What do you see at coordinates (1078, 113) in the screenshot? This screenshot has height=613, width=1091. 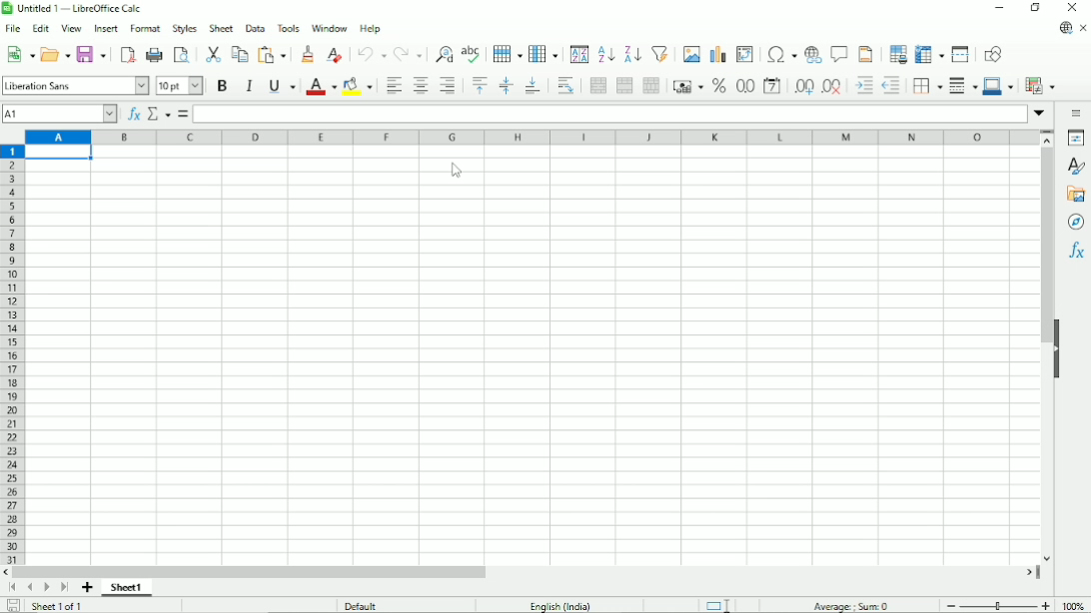 I see `Sidebar settings` at bounding box center [1078, 113].